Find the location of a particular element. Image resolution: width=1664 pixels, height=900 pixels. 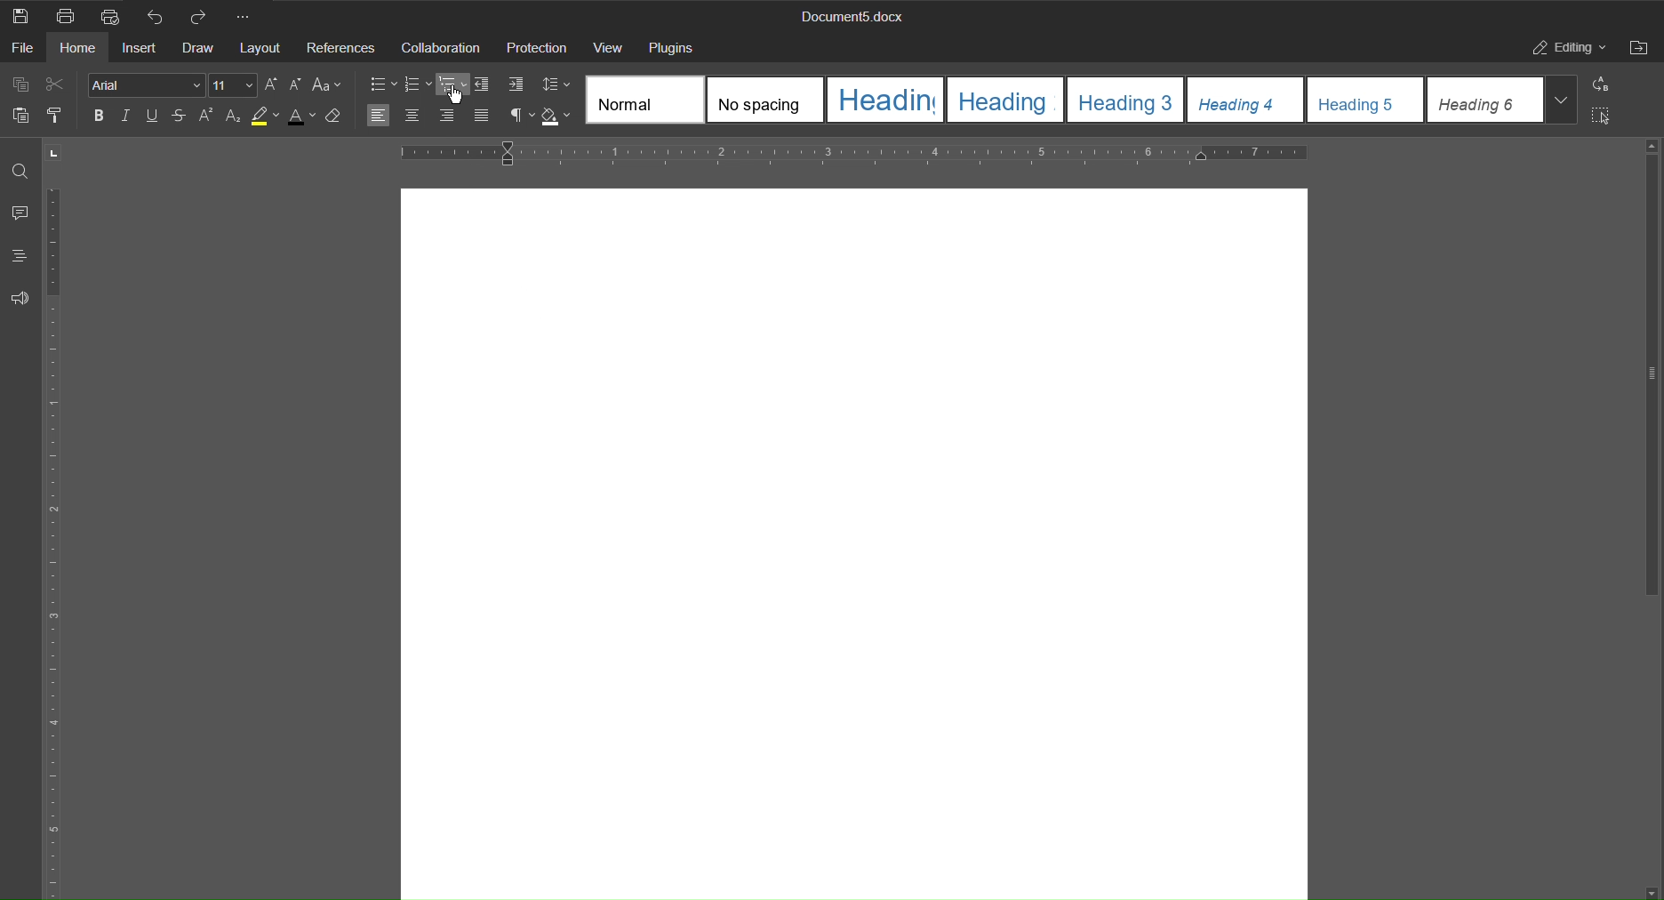

Heading 5 is located at coordinates (1367, 100).